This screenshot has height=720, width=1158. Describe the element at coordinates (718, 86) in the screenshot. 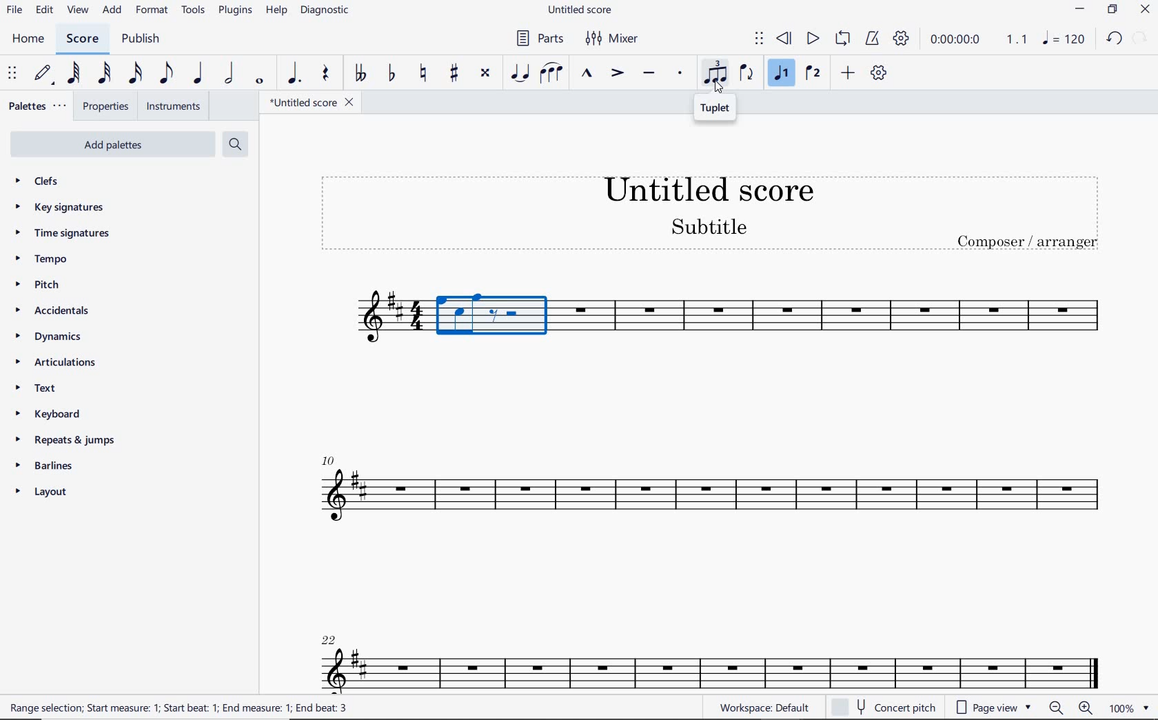

I see `cursor` at that location.